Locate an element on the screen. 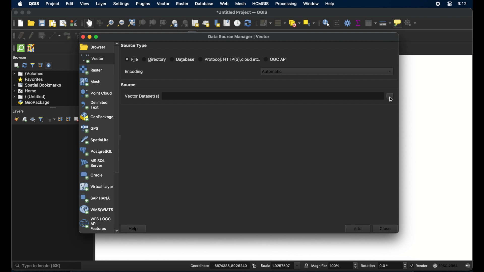  no action selected is located at coordinates (412, 23).